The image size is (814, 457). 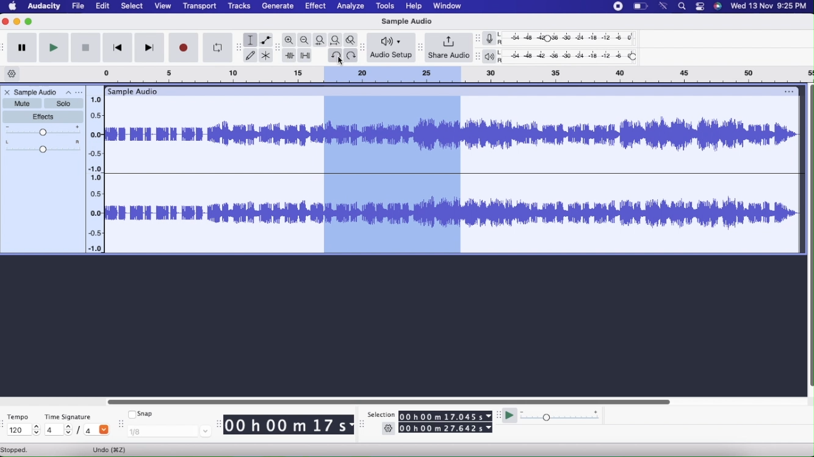 I want to click on sample audio, so click(x=133, y=92).